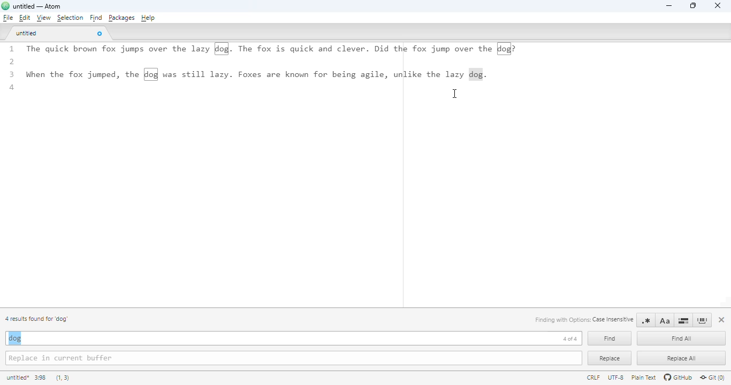 The height and width of the screenshot is (385, 731). What do you see at coordinates (28, 34) in the screenshot?
I see `untitled` at bounding box center [28, 34].